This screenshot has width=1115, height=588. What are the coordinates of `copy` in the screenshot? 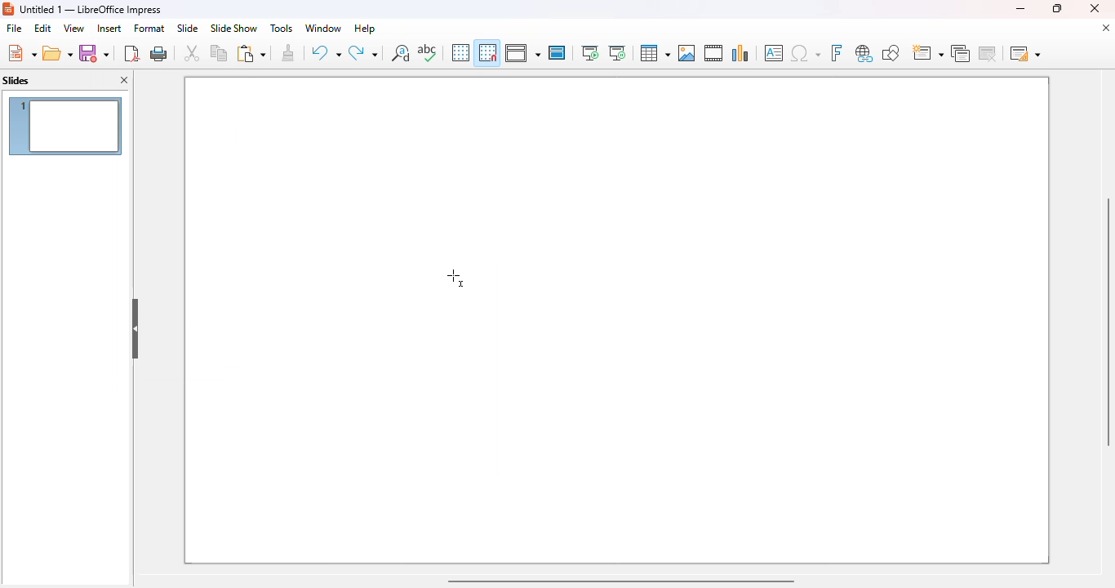 It's located at (219, 52).